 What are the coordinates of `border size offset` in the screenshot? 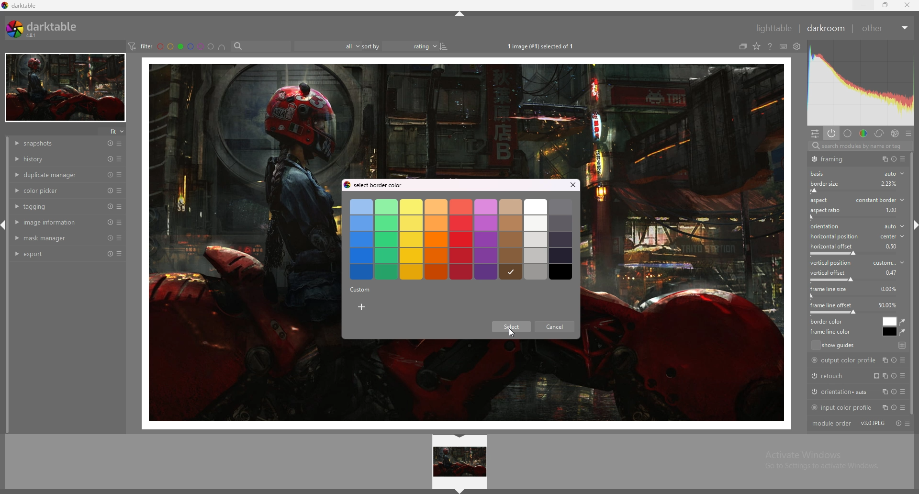 It's located at (856, 192).